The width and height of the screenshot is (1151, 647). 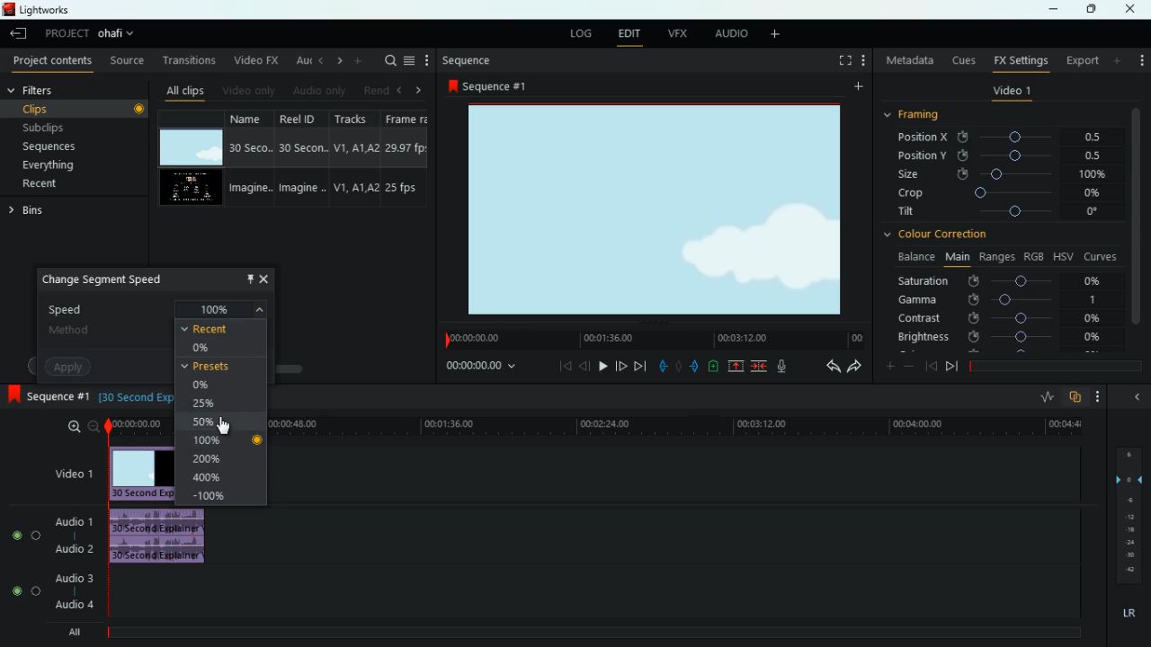 What do you see at coordinates (358, 60) in the screenshot?
I see `more` at bounding box center [358, 60].